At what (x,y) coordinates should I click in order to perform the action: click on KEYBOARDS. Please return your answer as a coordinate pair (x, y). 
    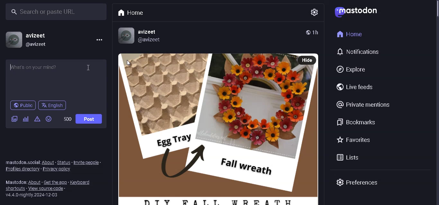
    Looking at the image, I should click on (81, 183).